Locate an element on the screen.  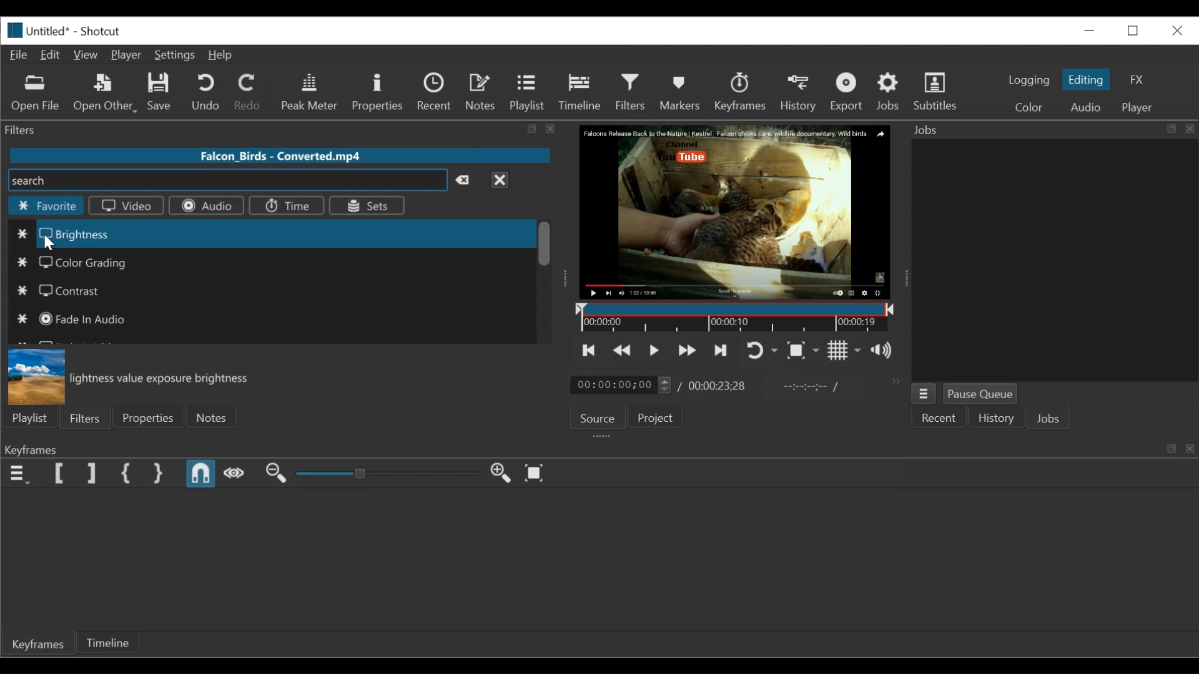
Cursor is located at coordinates (632, 105).